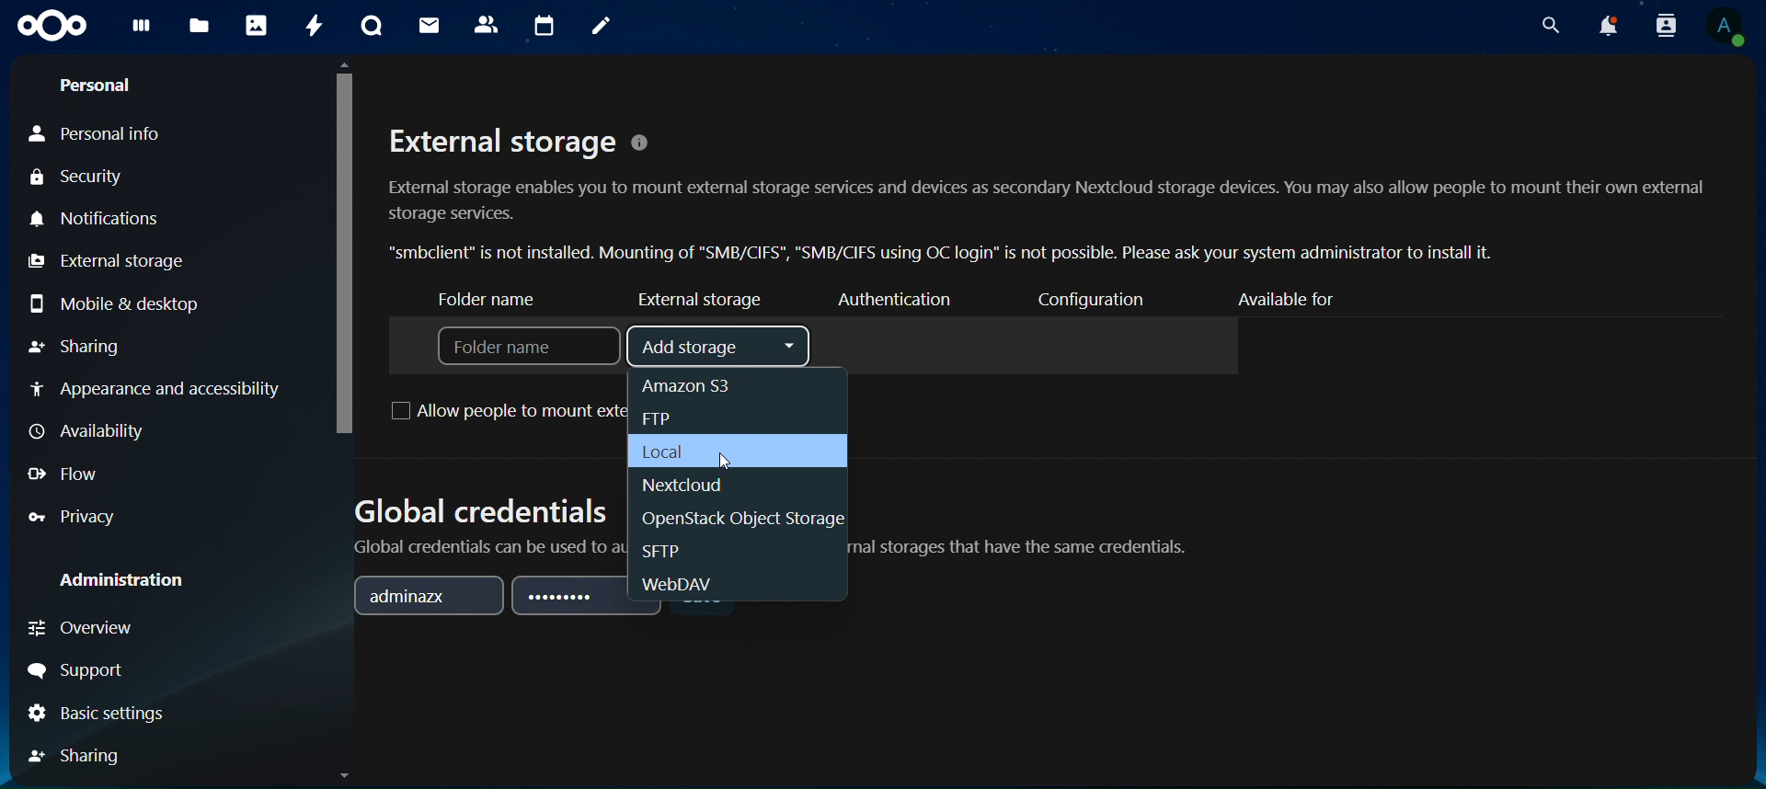 This screenshot has height=789, width=1766. What do you see at coordinates (1666, 26) in the screenshot?
I see `search contacts` at bounding box center [1666, 26].